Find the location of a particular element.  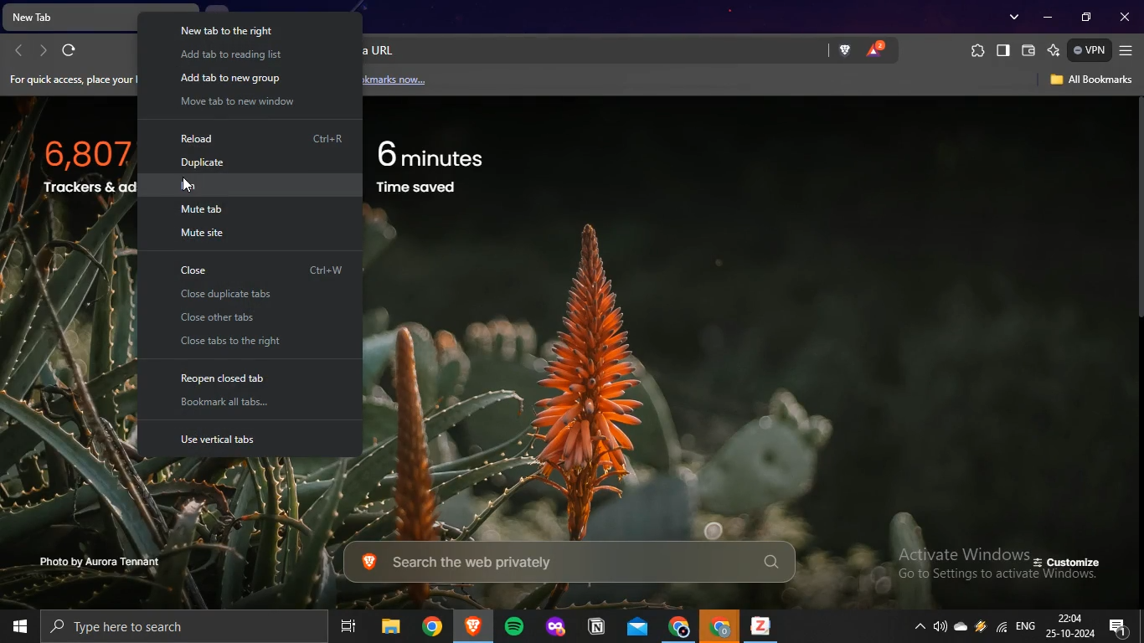

close is located at coordinates (211, 270).